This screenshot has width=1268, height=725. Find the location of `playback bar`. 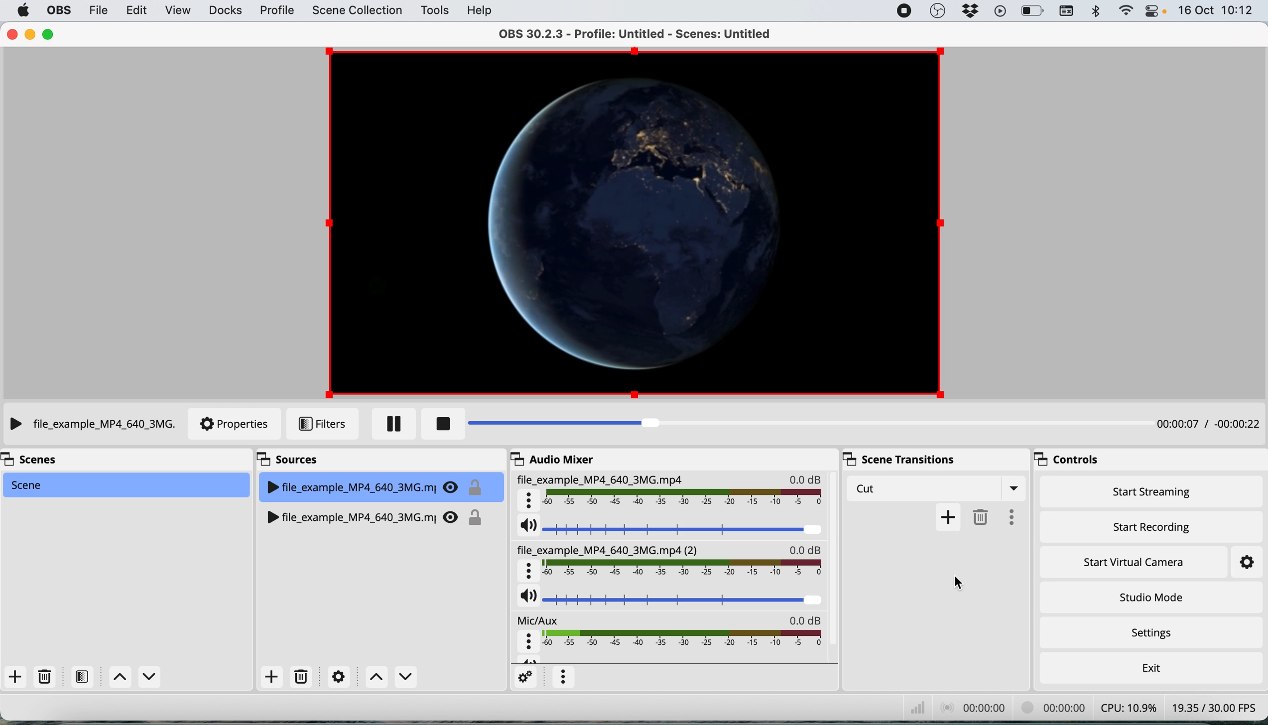

playback bar is located at coordinates (798, 423).